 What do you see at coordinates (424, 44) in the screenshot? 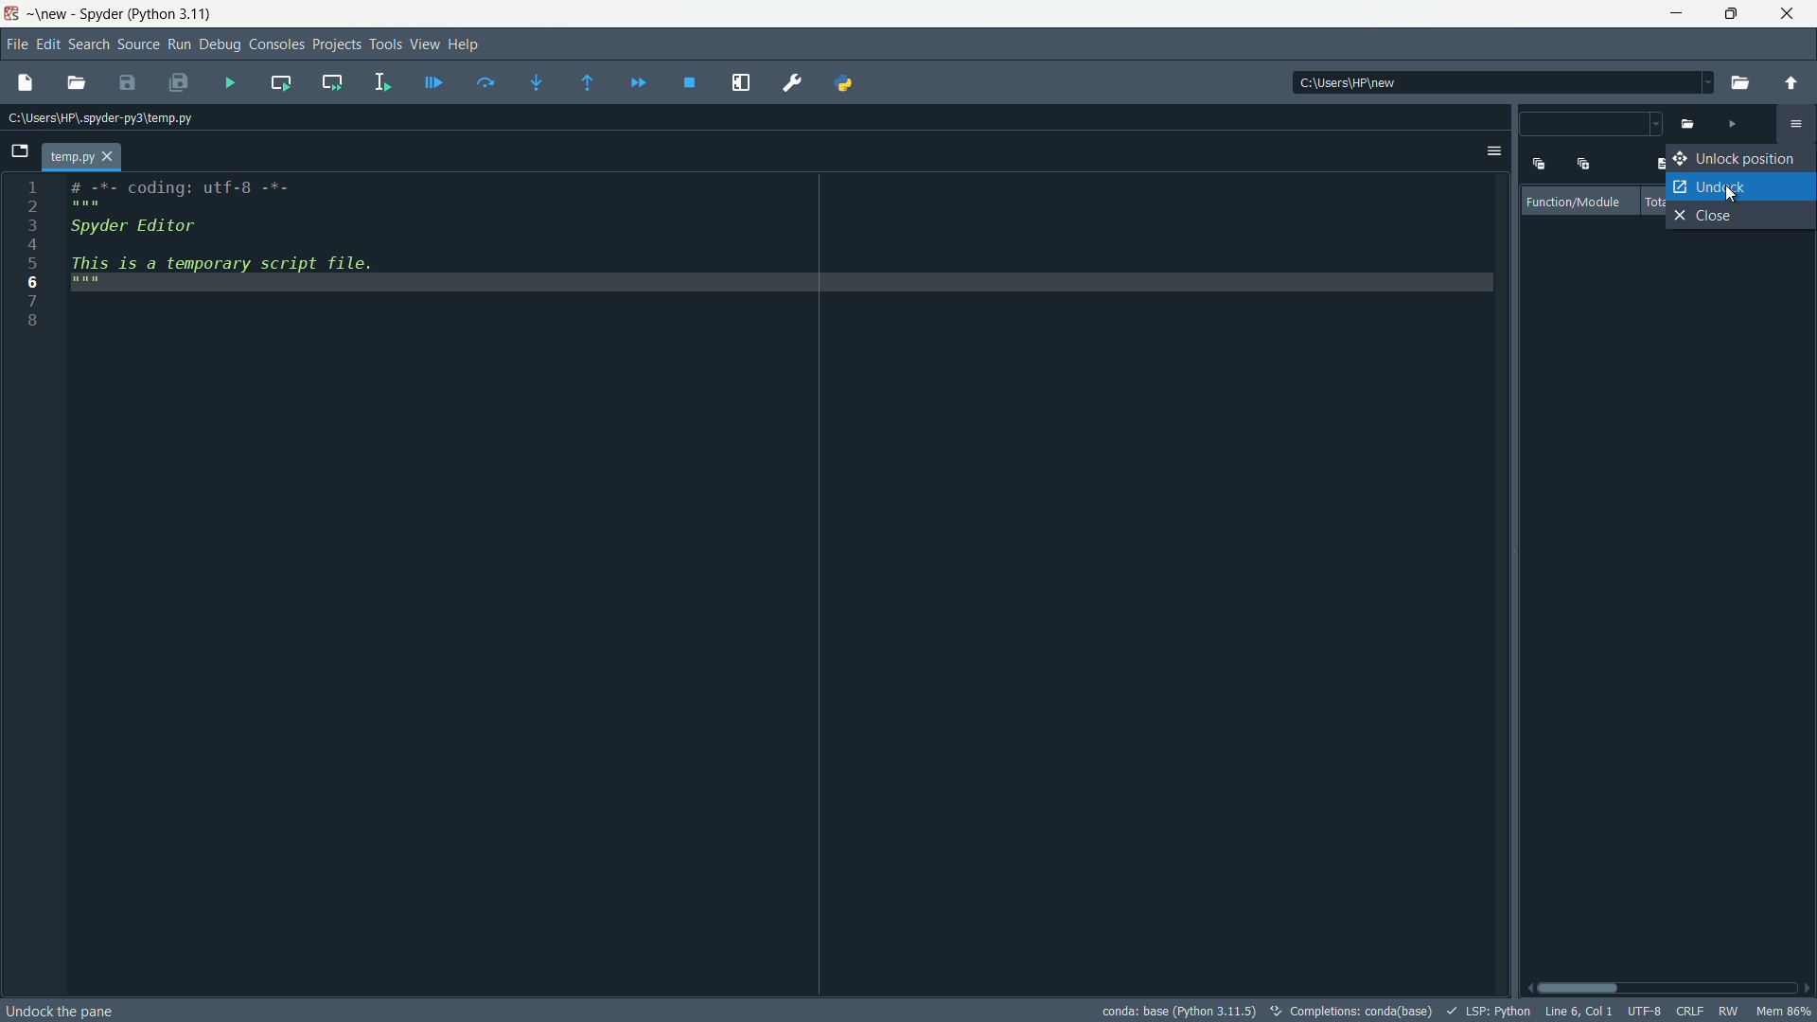
I see `view menu` at bounding box center [424, 44].